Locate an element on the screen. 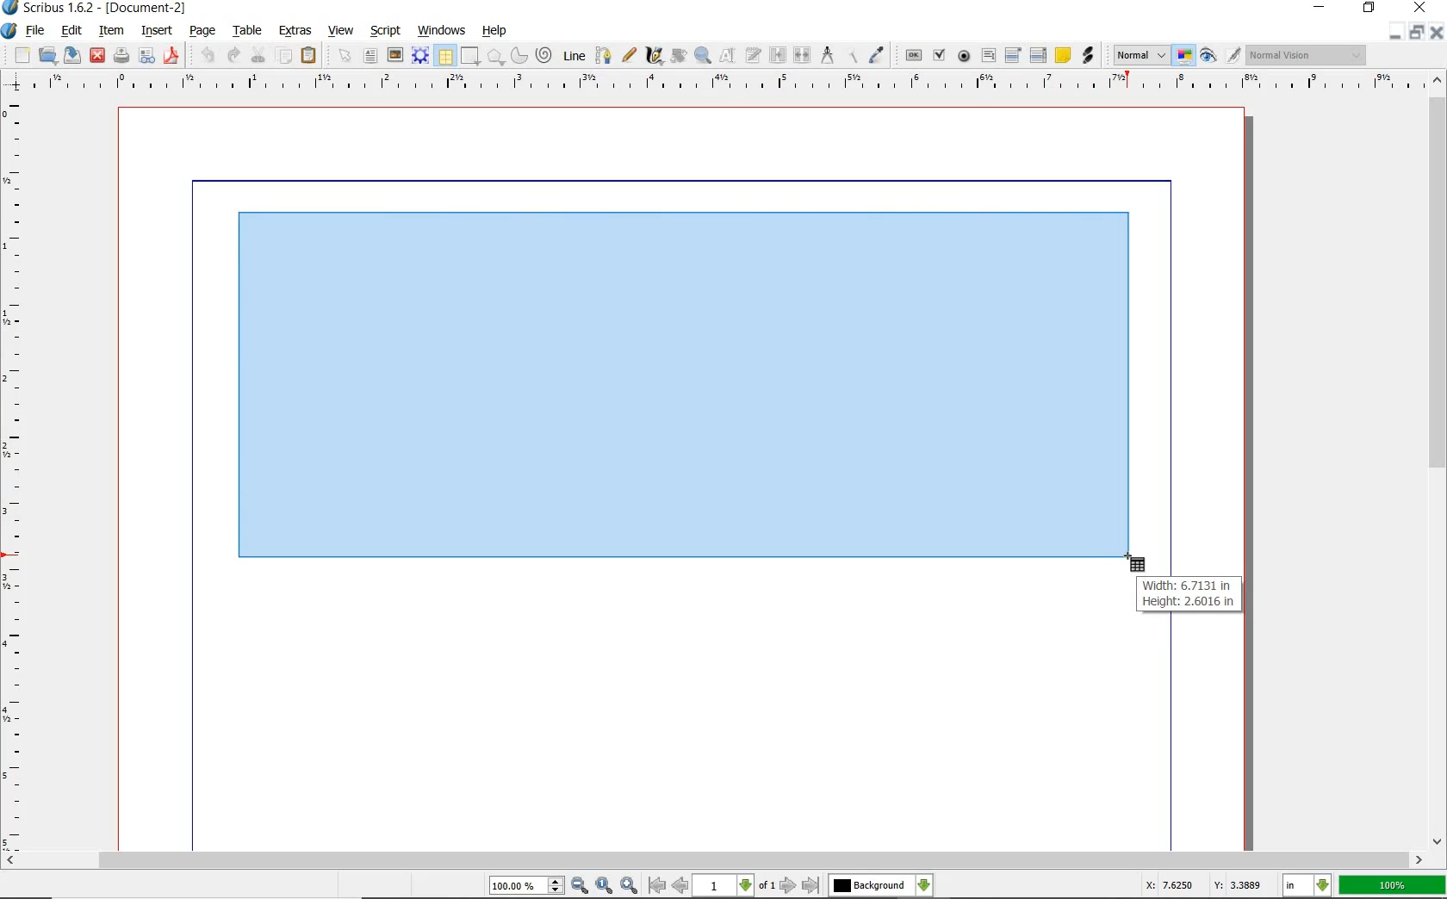  zoom in or out is located at coordinates (701, 56).